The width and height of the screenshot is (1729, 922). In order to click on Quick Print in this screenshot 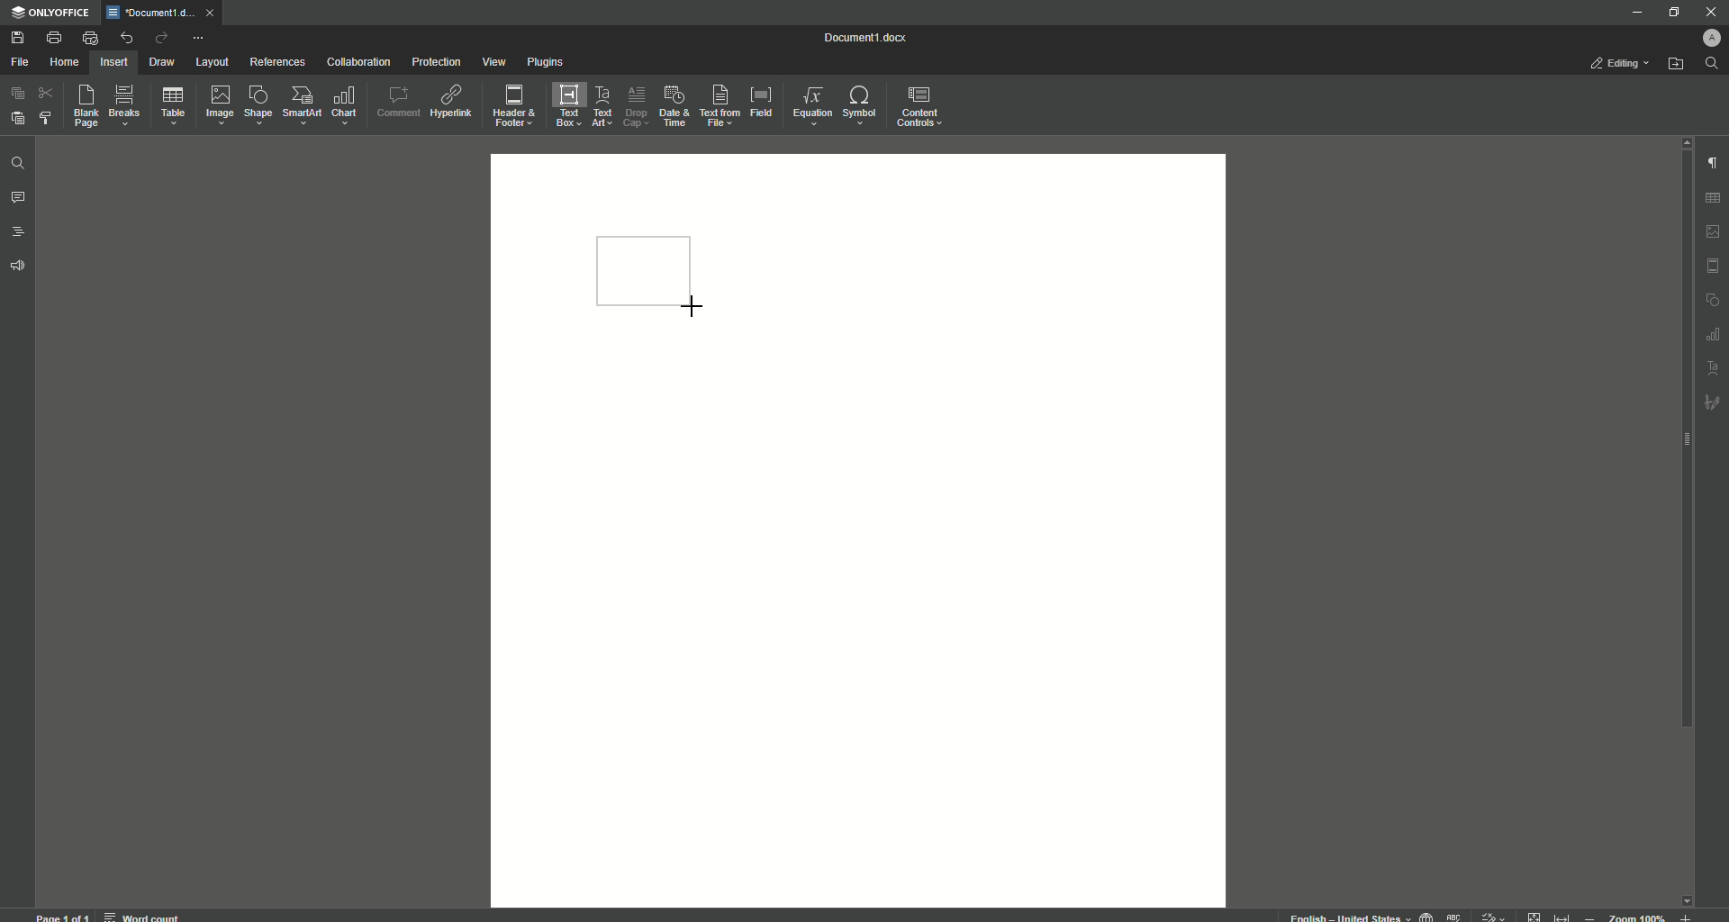, I will do `click(90, 38)`.